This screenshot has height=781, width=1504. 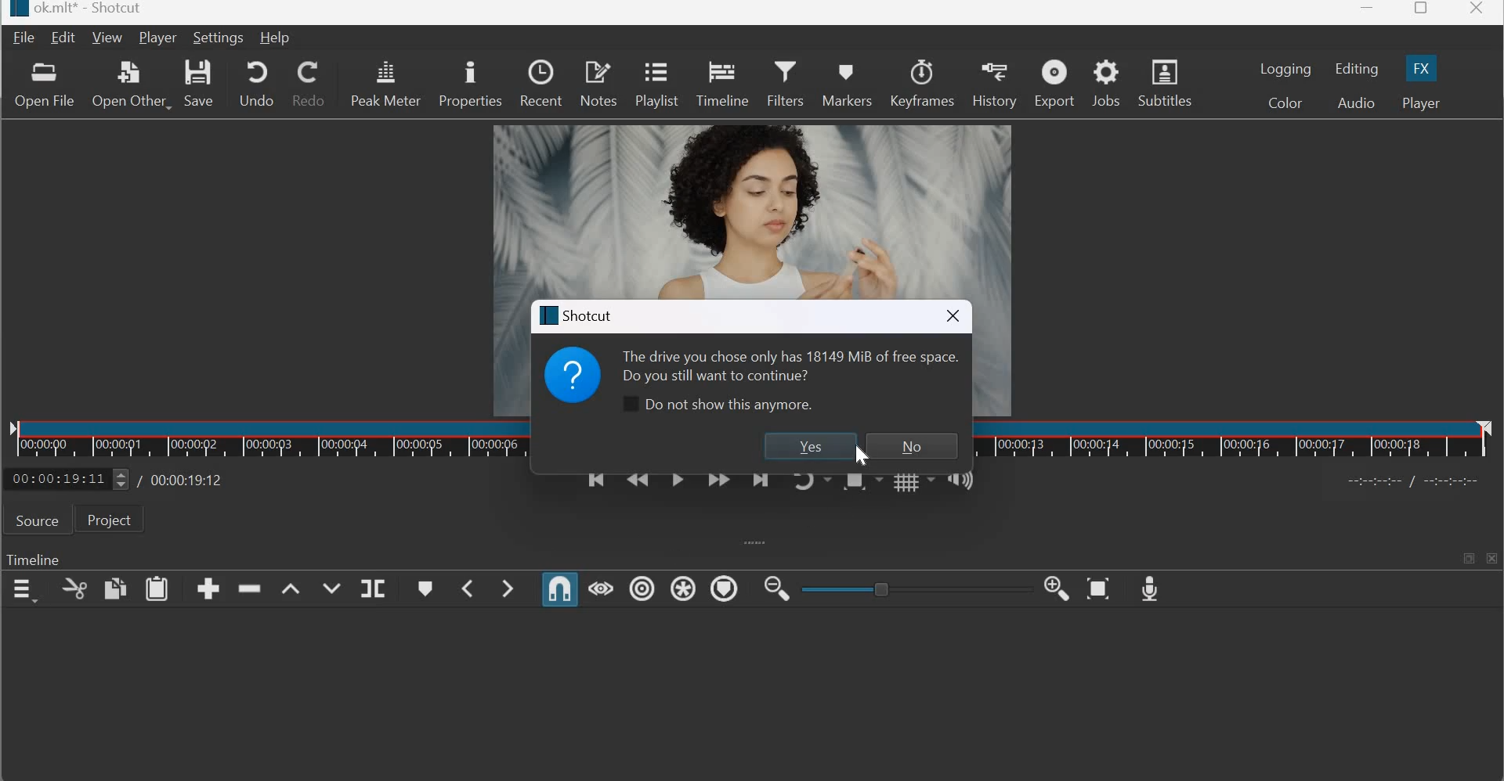 What do you see at coordinates (208, 588) in the screenshot?
I see `append` at bounding box center [208, 588].